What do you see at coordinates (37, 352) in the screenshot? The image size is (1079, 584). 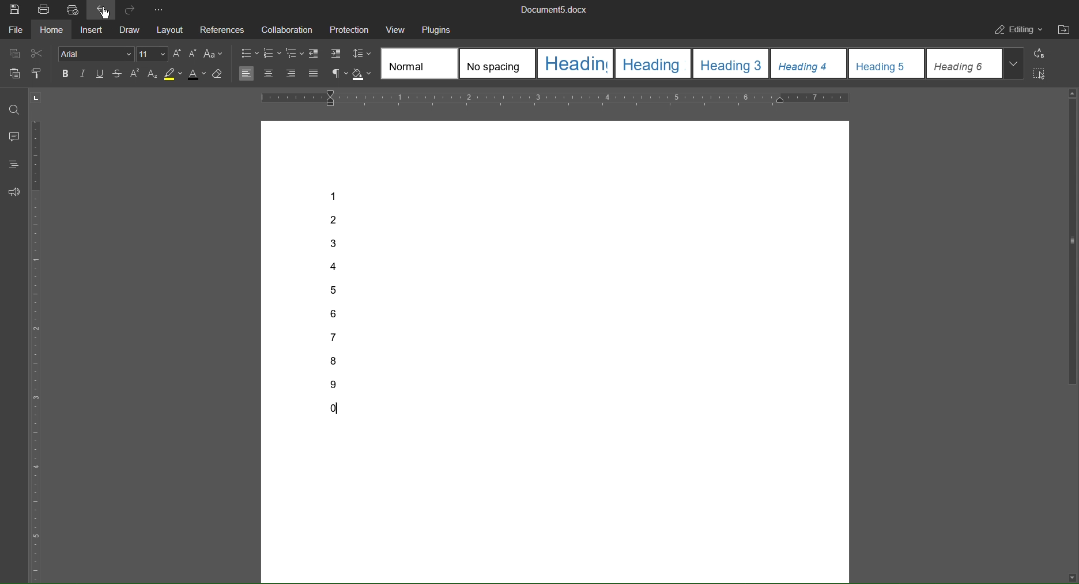 I see `Vertical Ruler` at bounding box center [37, 352].